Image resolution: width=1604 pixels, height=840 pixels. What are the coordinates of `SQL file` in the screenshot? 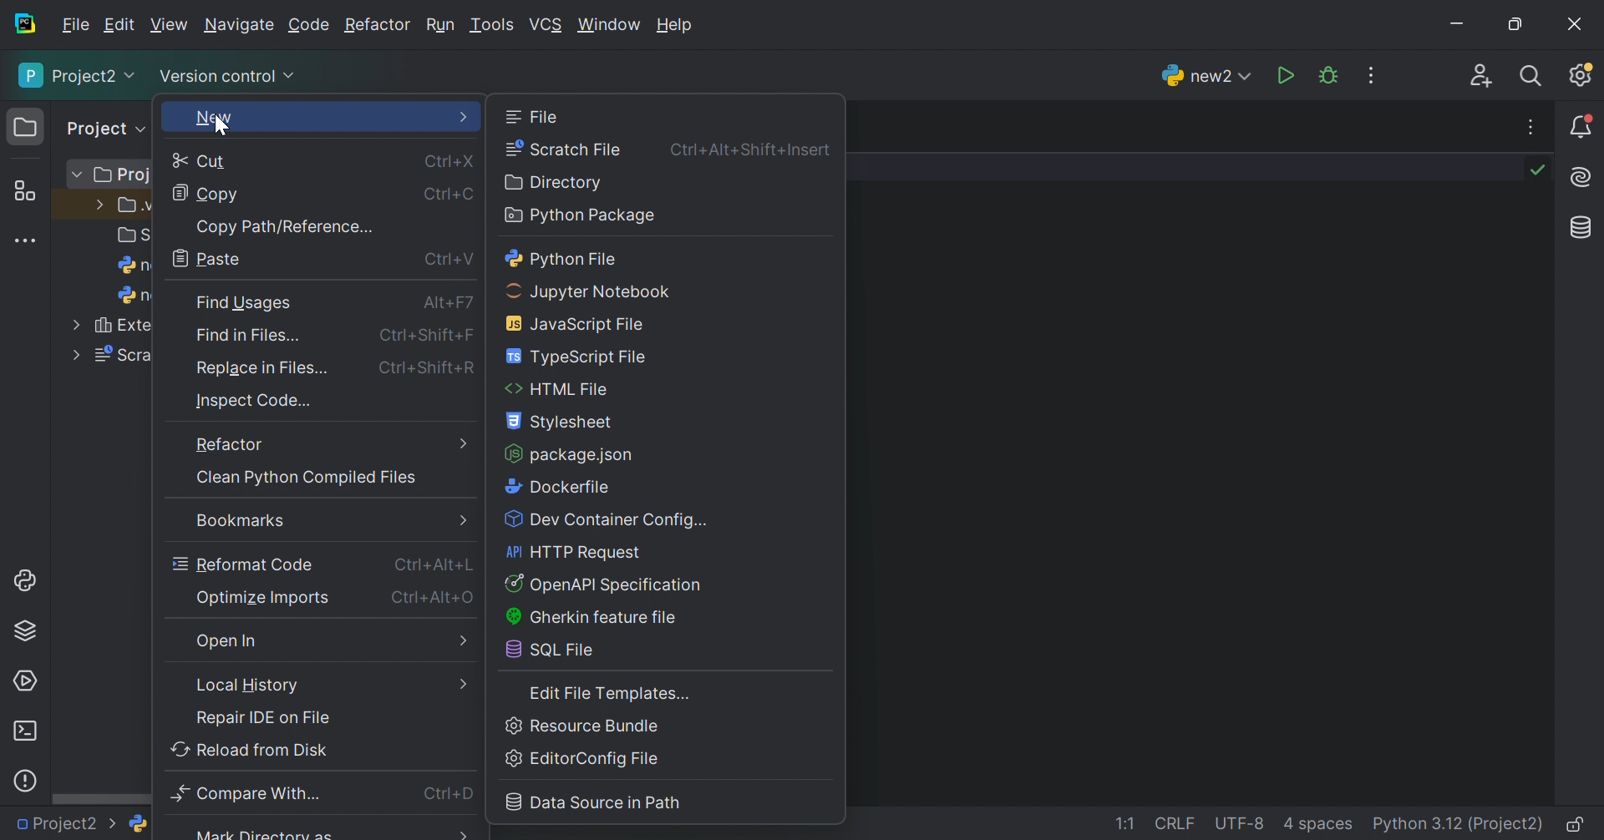 It's located at (550, 651).